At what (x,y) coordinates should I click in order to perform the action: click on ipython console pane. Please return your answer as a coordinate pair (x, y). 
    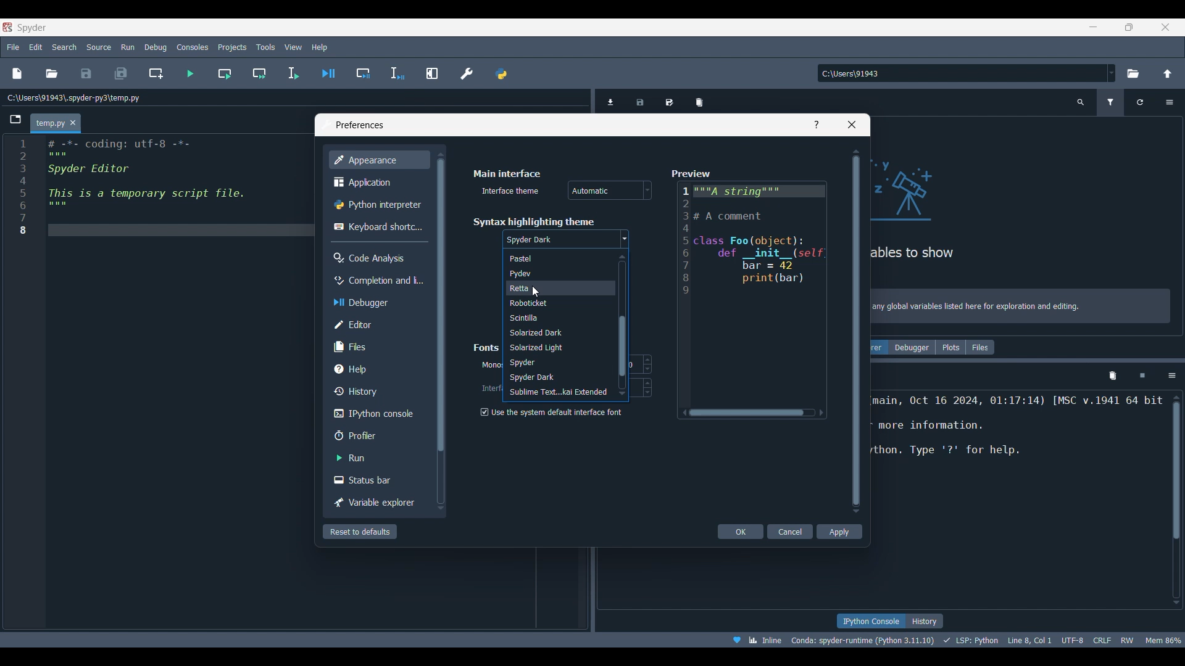
    Looking at the image, I should click on (1018, 438).